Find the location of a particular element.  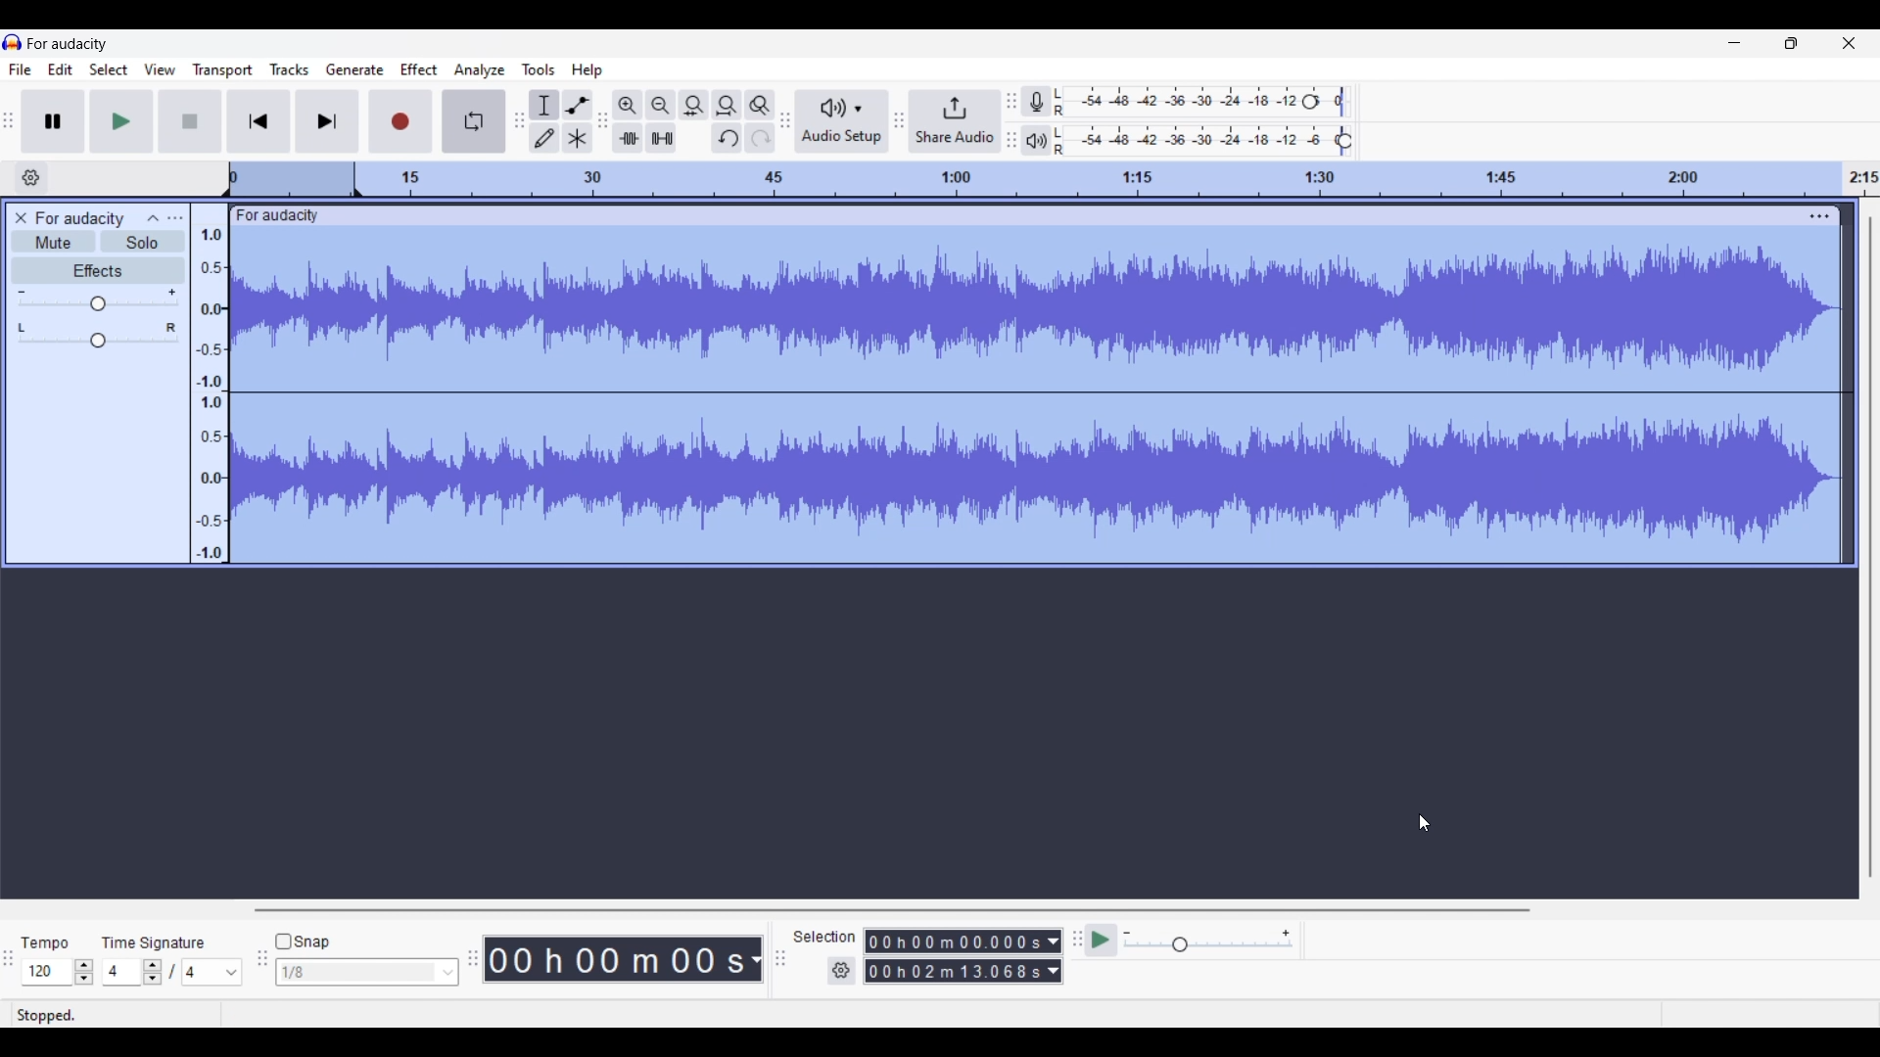

Min. gain is located at coordinates (22, 292).